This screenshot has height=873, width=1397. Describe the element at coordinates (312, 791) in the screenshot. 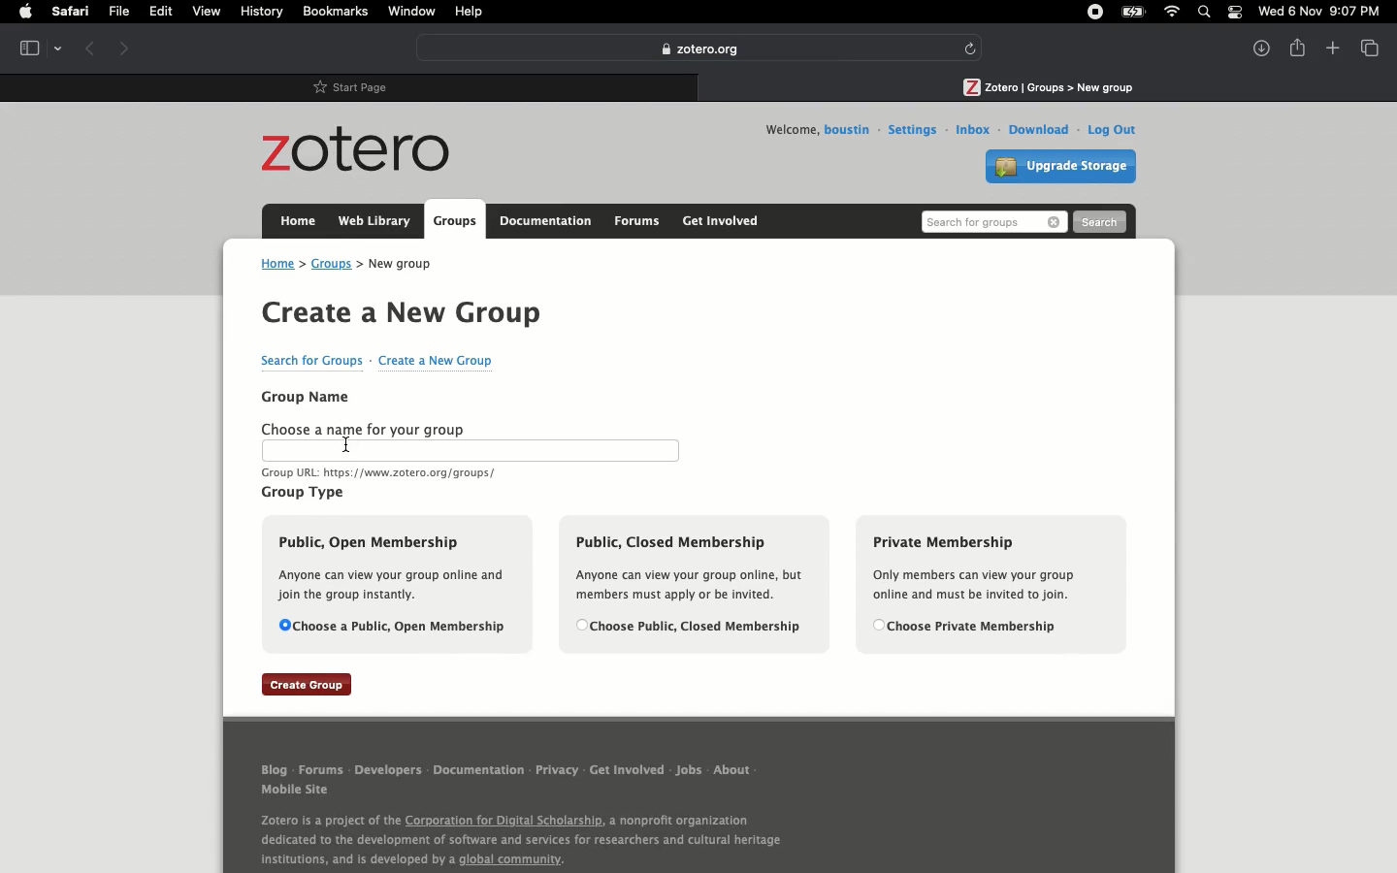

I see `Mobile site` at that location.